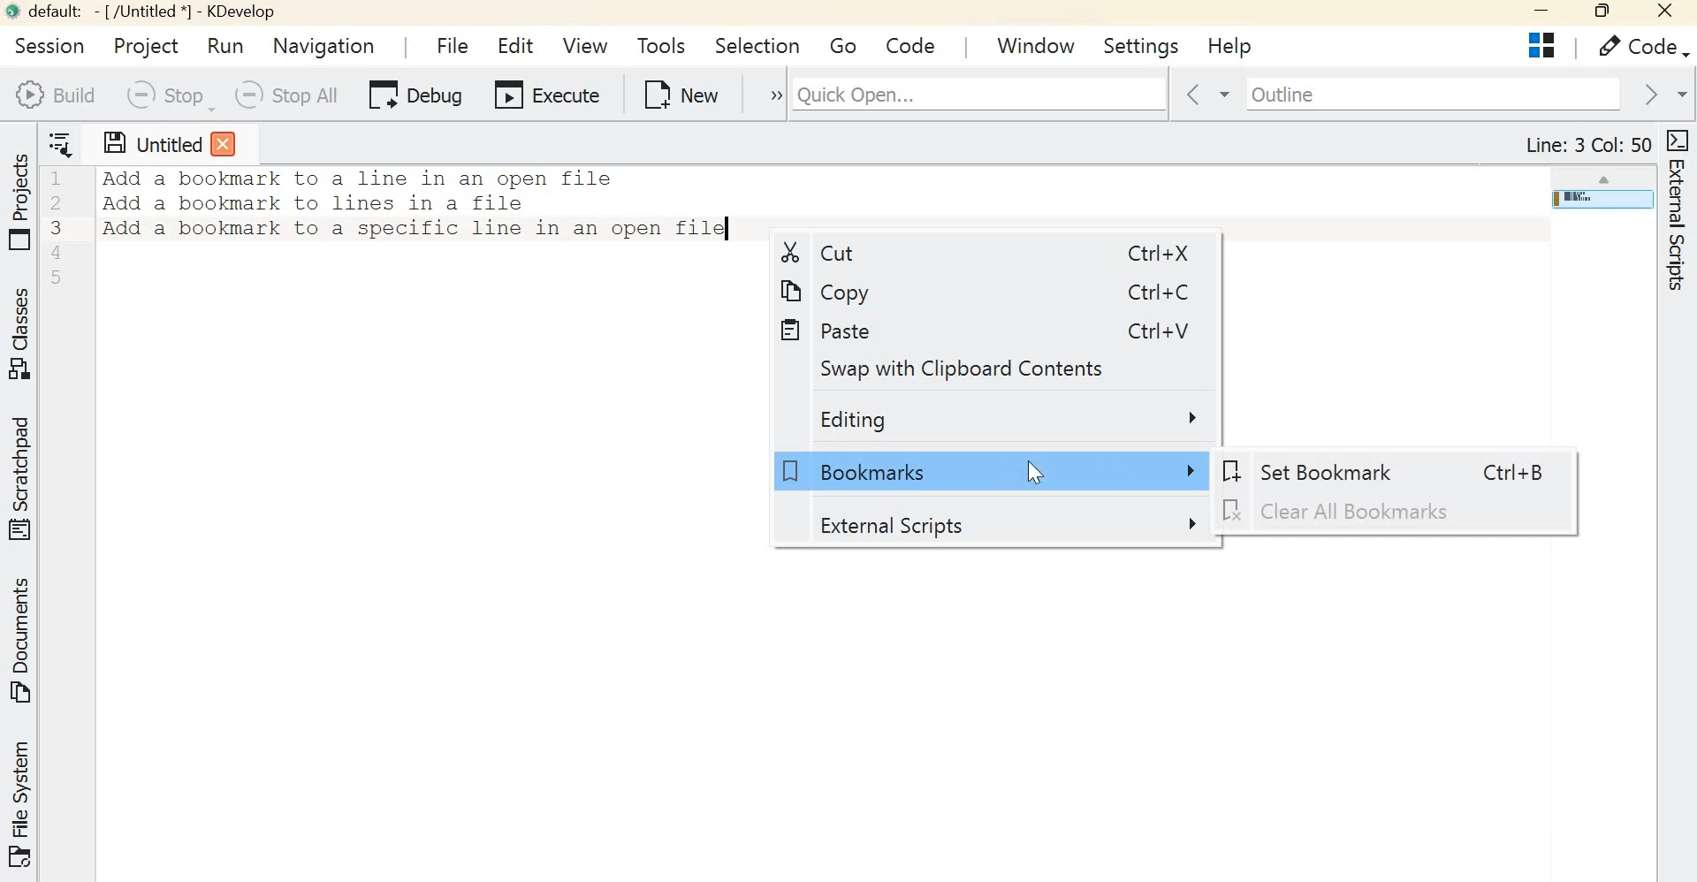 This screenshot has height=882, width=1697. I want to click on scroll up arrow, so click(1606, 177).